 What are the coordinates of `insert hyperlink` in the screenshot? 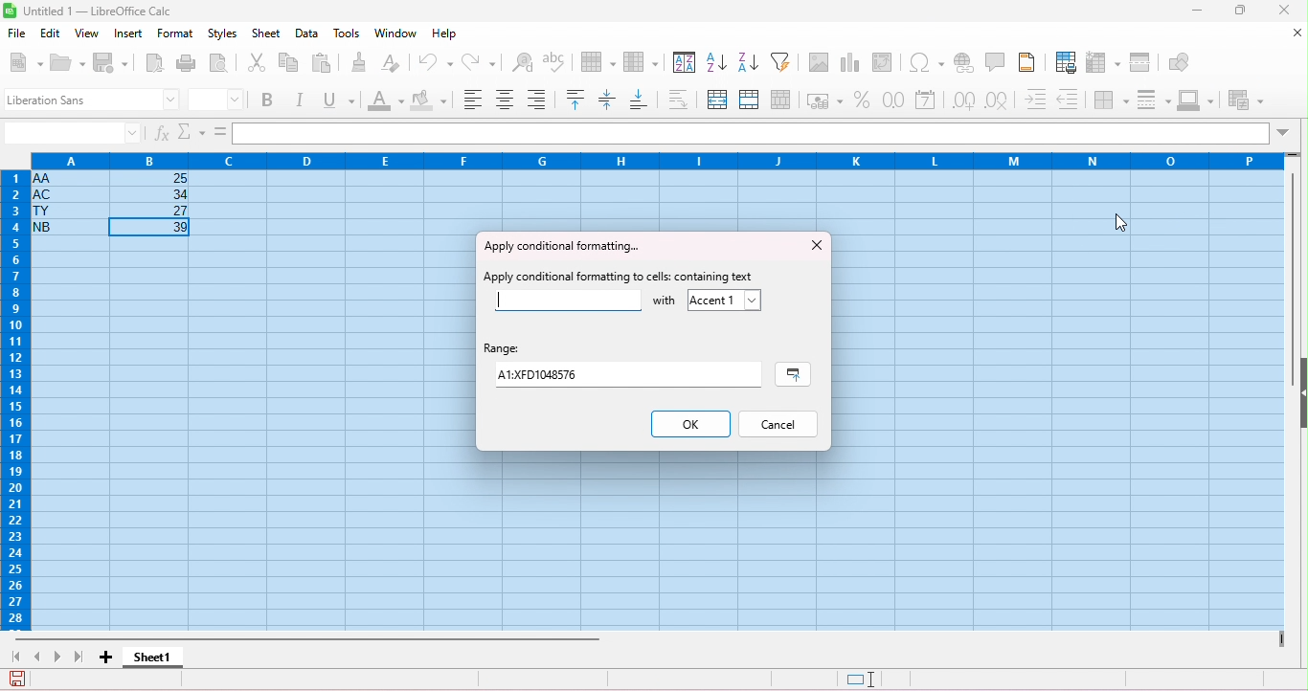 It's located at (964, 62).